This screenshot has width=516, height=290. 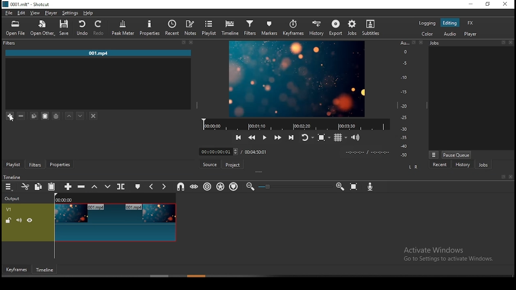 I want to click on paste filter, so click(x=45, y=116).